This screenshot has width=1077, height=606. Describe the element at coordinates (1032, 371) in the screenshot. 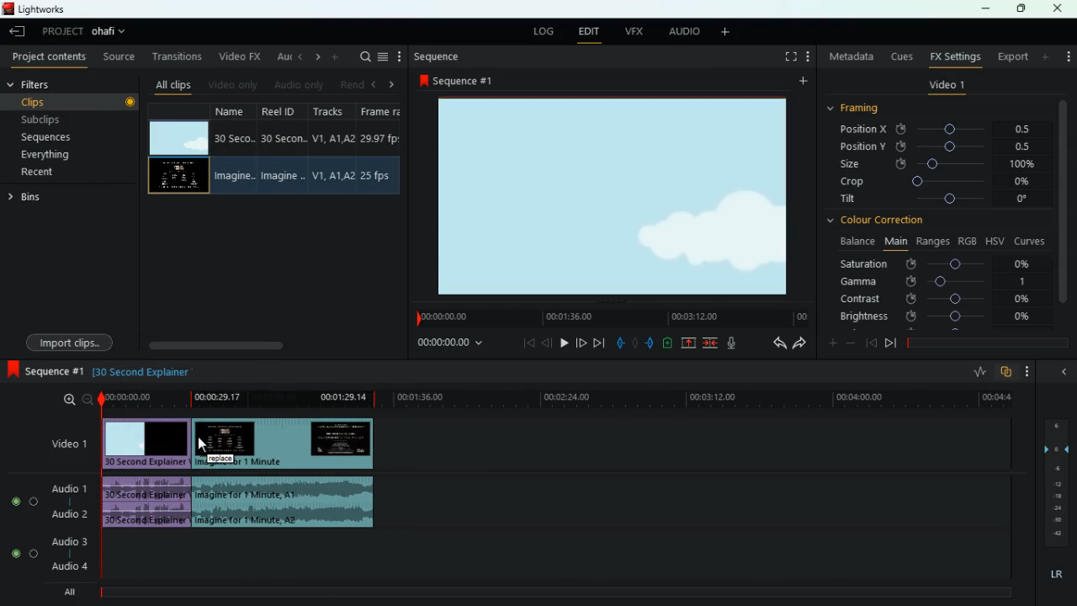

I see `more` at that location.